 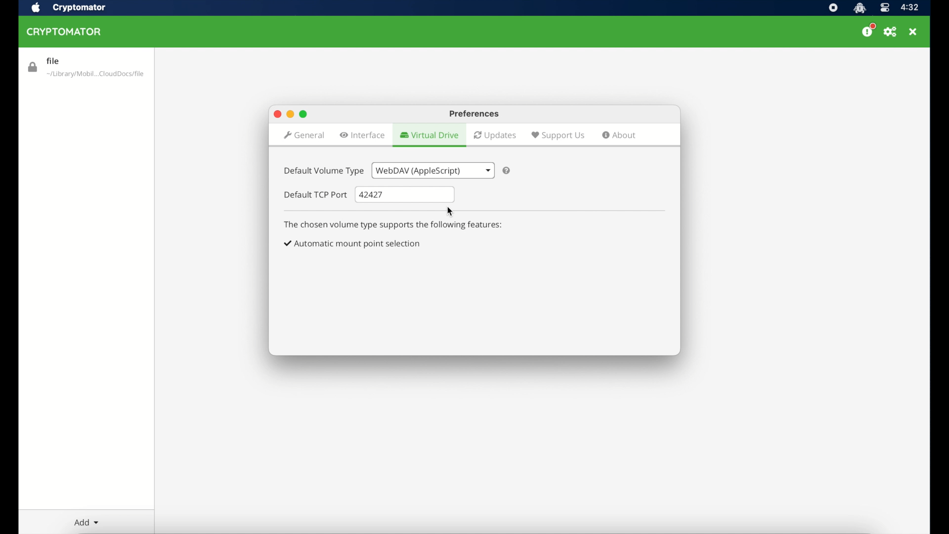 I want to click on close, so click(x=913, y=32).